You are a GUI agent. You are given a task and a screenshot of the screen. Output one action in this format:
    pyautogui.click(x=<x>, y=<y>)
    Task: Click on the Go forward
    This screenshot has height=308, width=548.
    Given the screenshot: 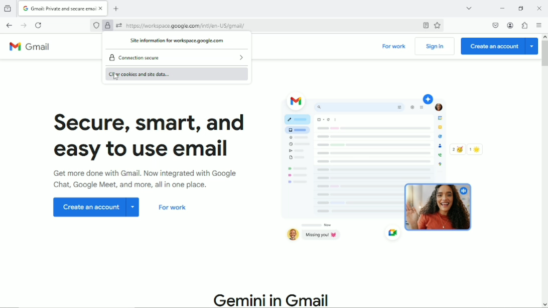 What is the action you would take?
    pyautogui.click(x=24, y=26)
    